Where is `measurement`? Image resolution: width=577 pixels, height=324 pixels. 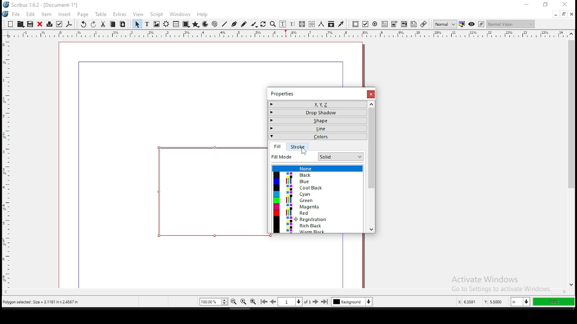 measurement is located at coordinates (321, 24).